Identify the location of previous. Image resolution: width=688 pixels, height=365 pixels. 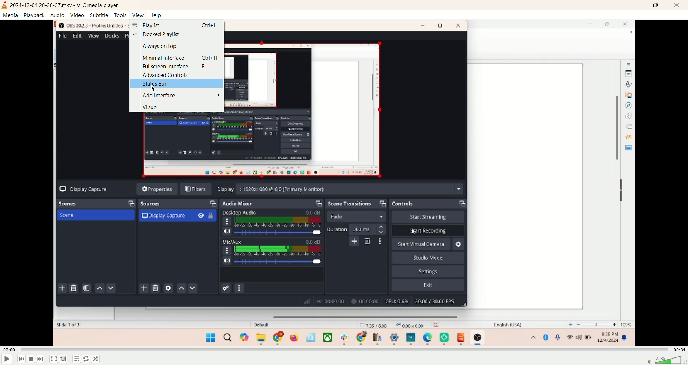
(22, 360).